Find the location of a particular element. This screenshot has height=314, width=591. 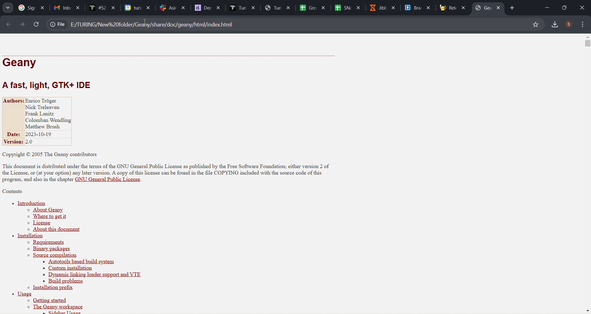

refresh is located at coordinates (37, 24).